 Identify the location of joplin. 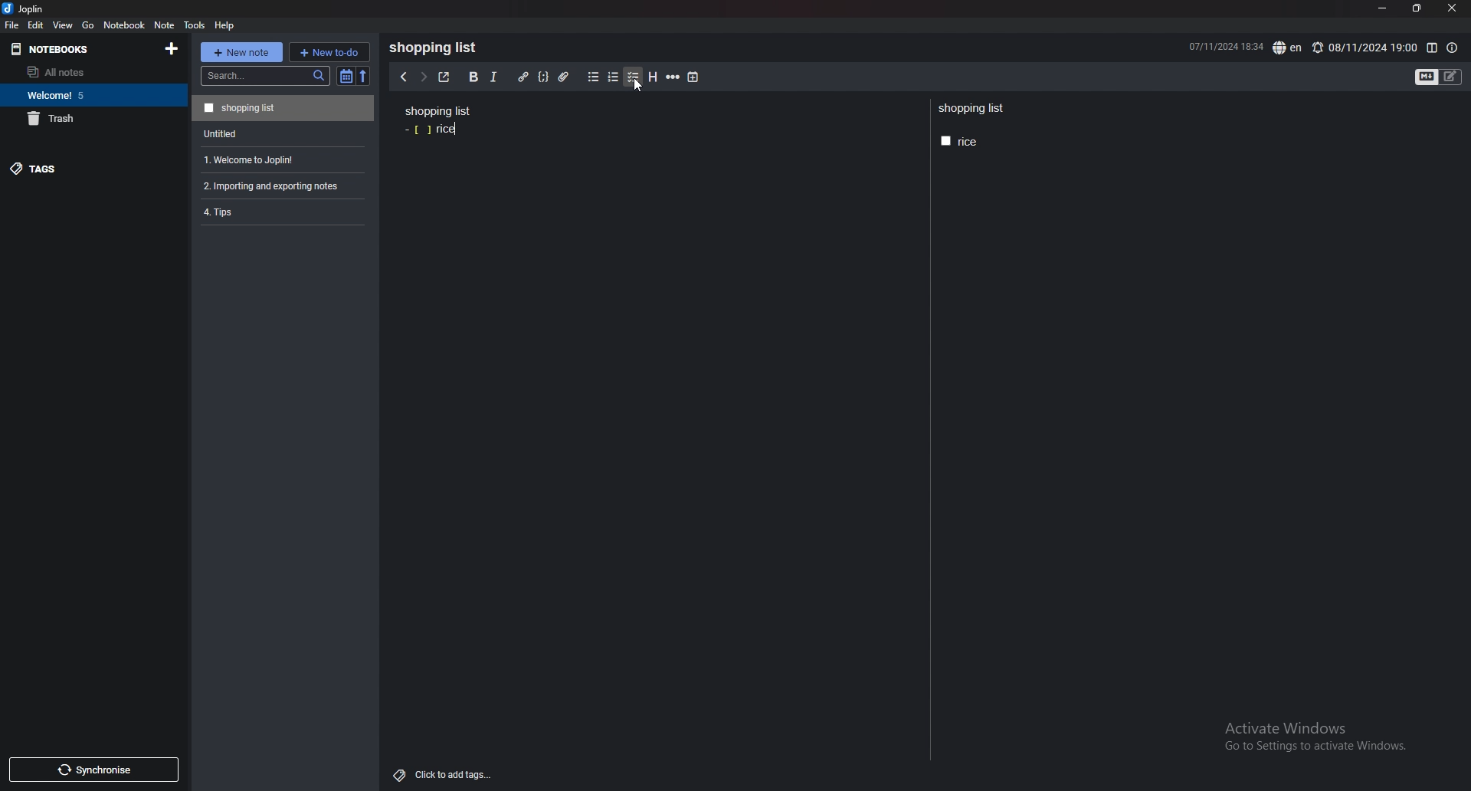
(26, 8).